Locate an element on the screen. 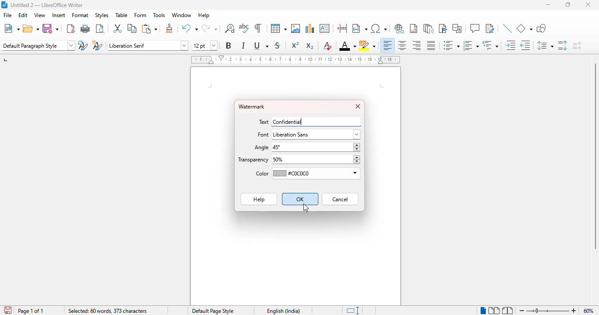  minimize is located at coordinates (549, 5).